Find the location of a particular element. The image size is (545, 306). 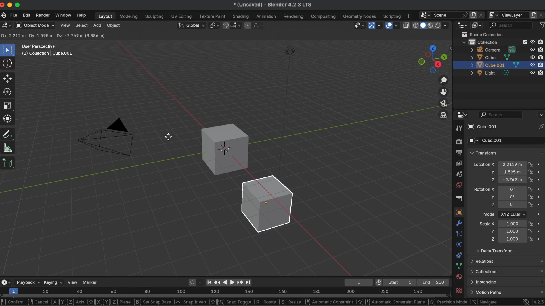

lock rotation is located at coordinates (531, 197).